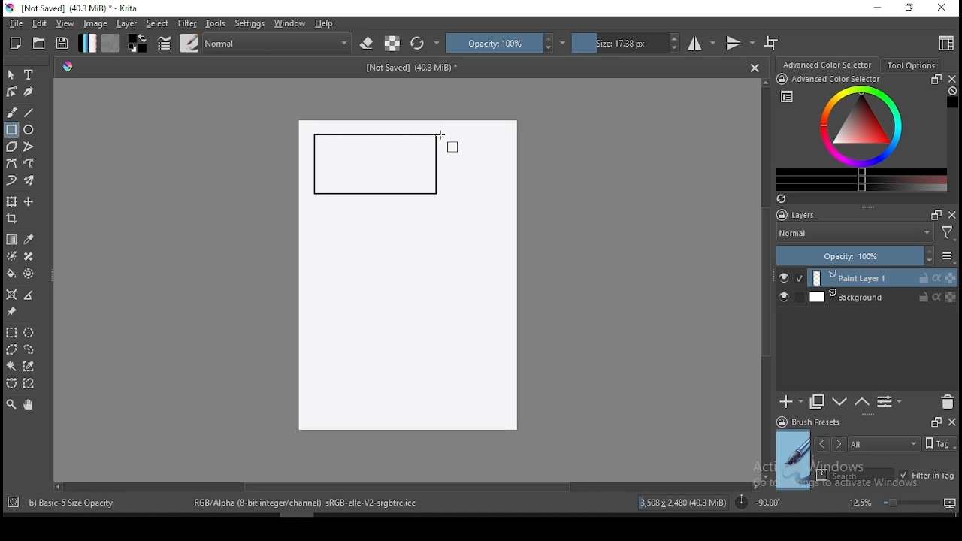  What do you see at coordinates (11, 295) in the screenshot?
I see `assistant tool` at bounding box center [11, 295].